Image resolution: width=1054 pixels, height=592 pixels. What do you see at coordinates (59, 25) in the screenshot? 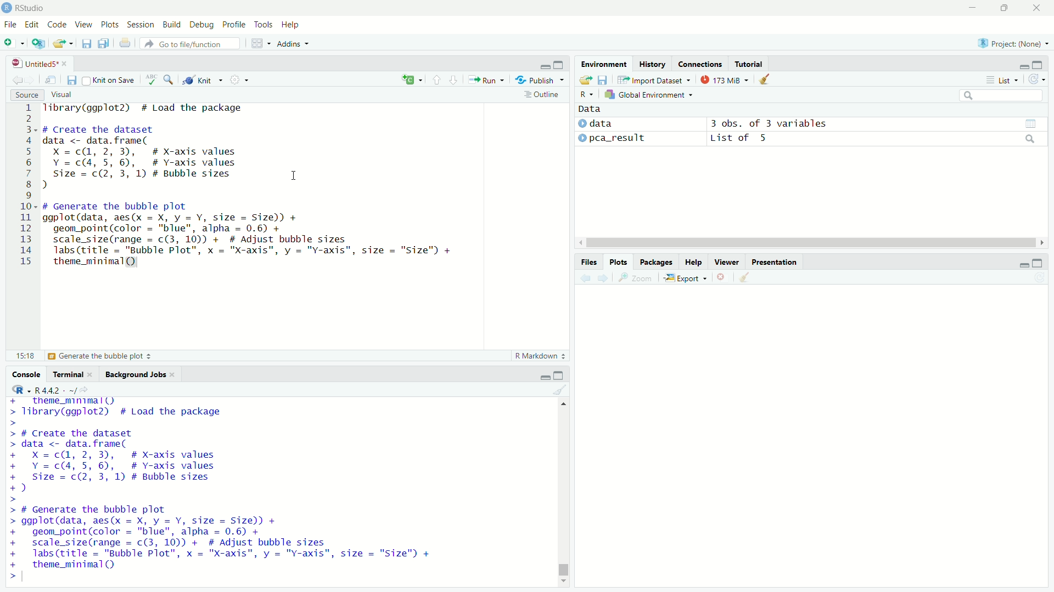
I see `Code` at bounding box center [59, 25].